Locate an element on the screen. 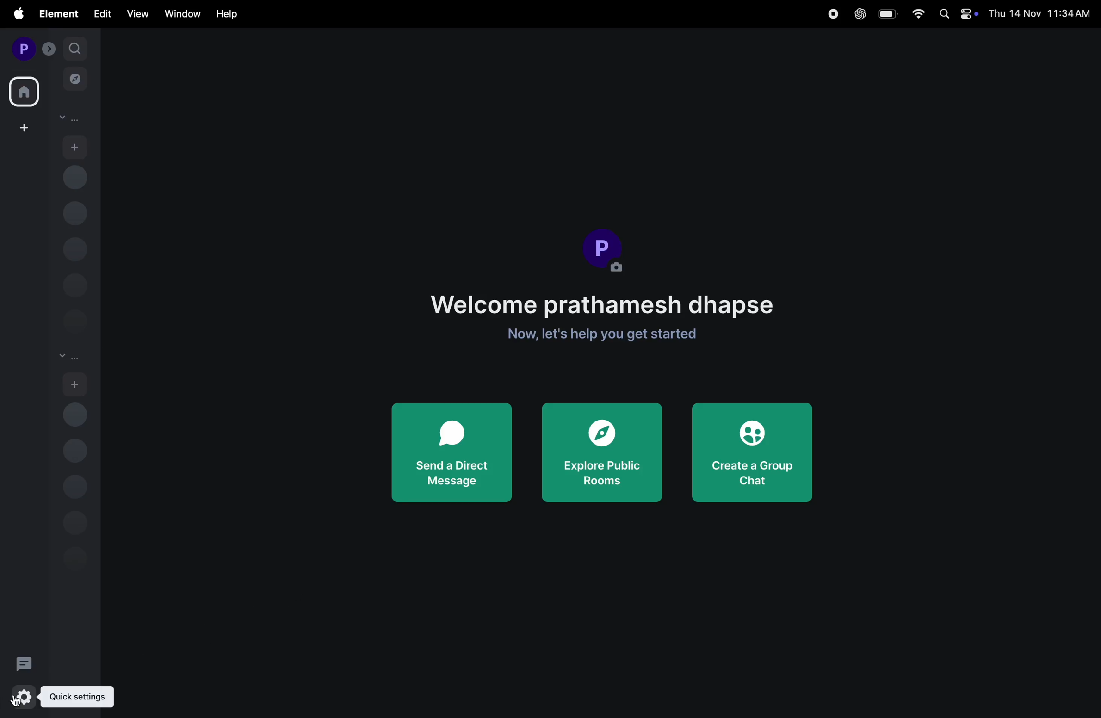 The height and width of the screenshot is (718, 1101). search is located at coordinates (74, 48).